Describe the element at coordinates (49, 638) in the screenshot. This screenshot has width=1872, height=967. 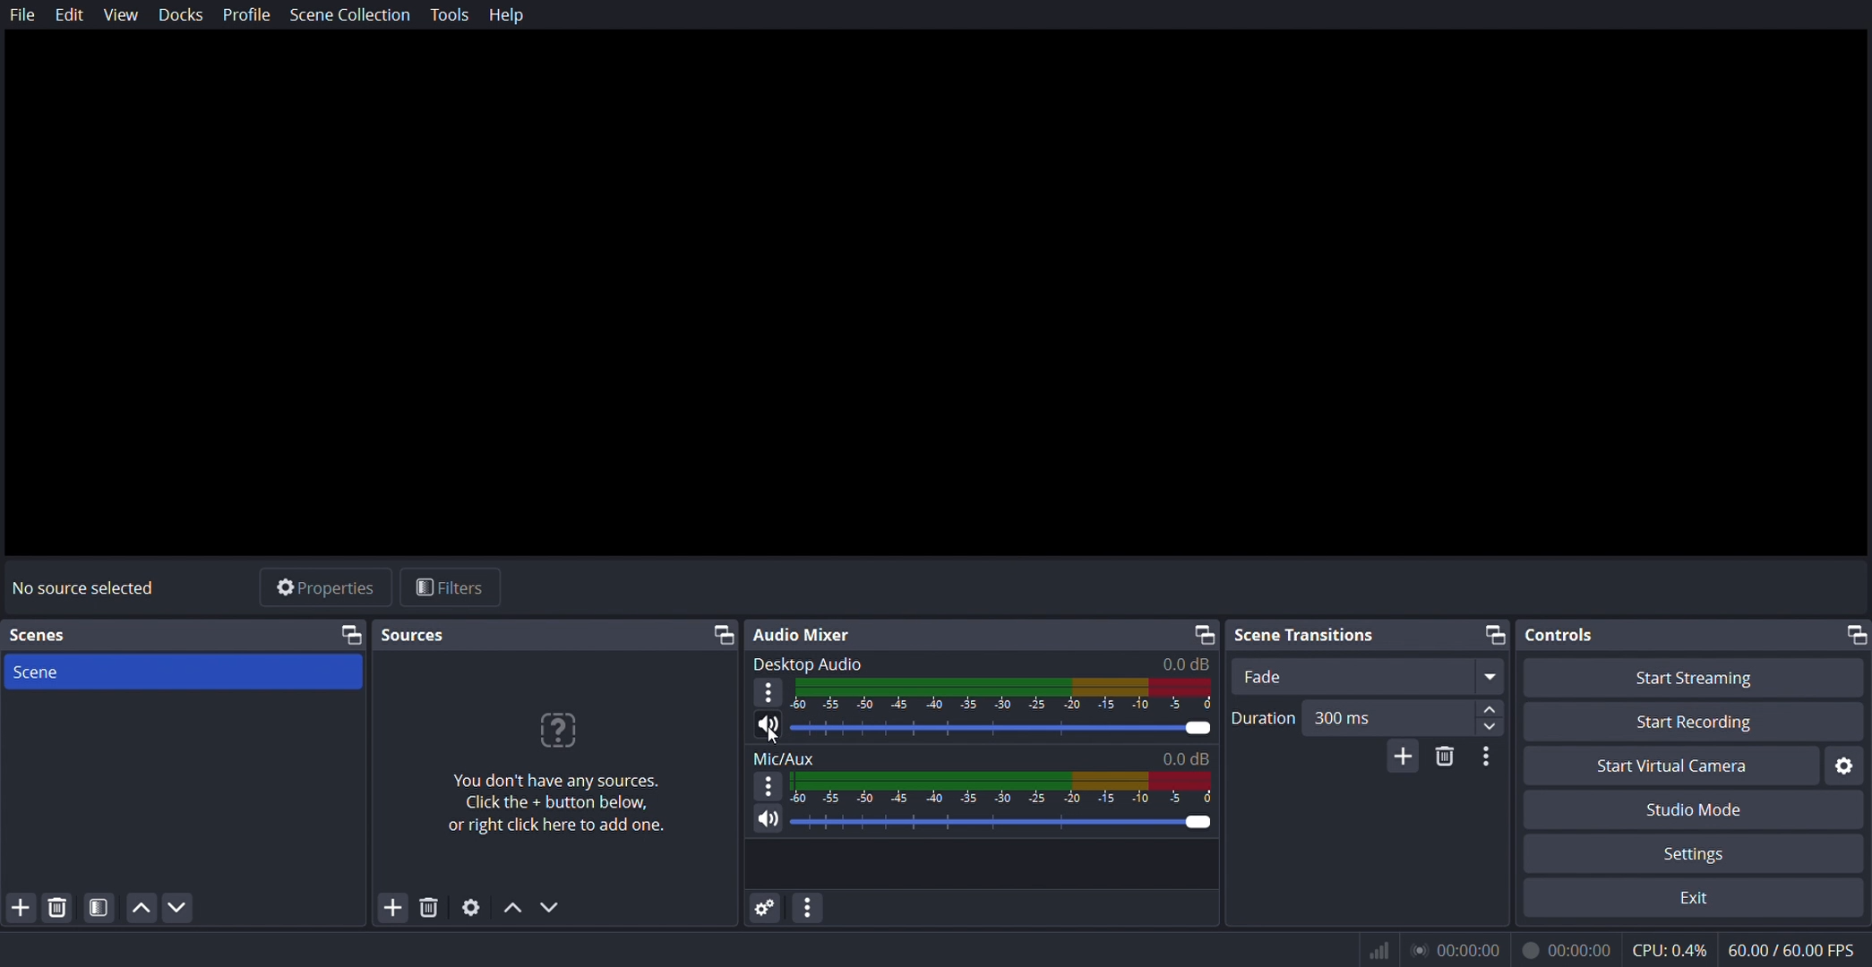
I see `scenes` at that location.